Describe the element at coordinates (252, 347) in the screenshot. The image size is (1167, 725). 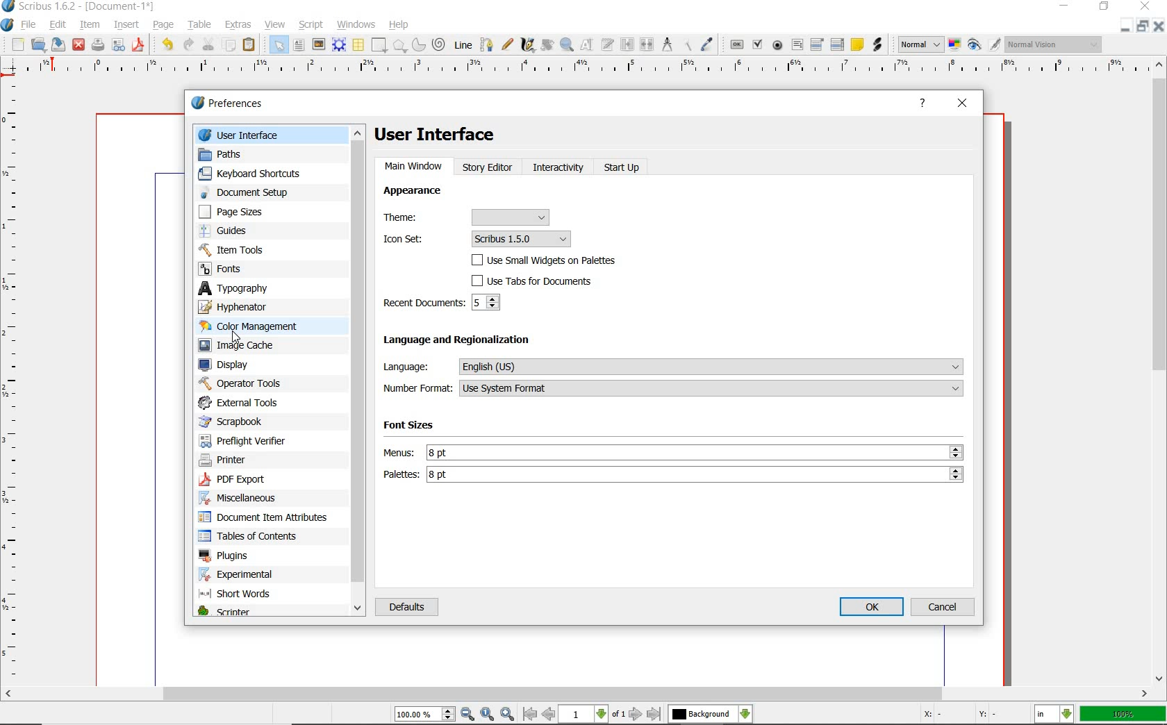
I see `image cache` at that location.